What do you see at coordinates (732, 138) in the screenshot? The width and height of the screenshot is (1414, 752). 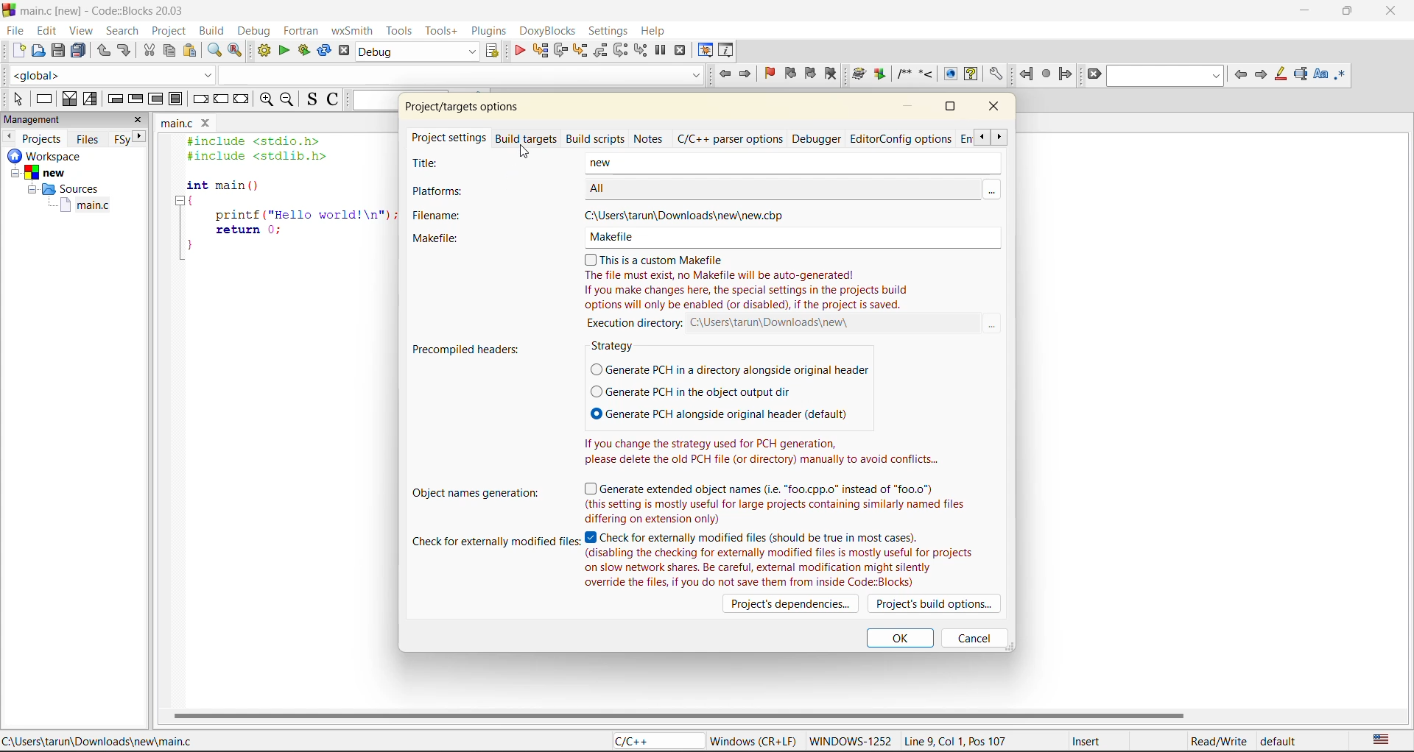 I see `c/c++ parser options` at bounding box center [732, 138].